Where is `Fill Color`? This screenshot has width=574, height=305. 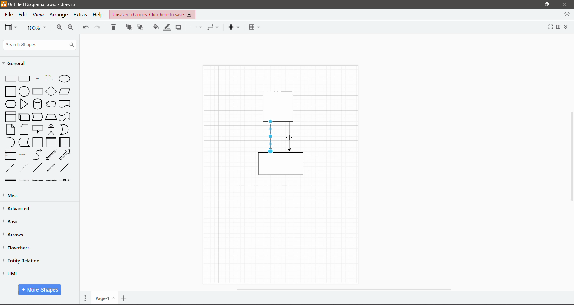 Fill Color is located at coordinates (155, 27).